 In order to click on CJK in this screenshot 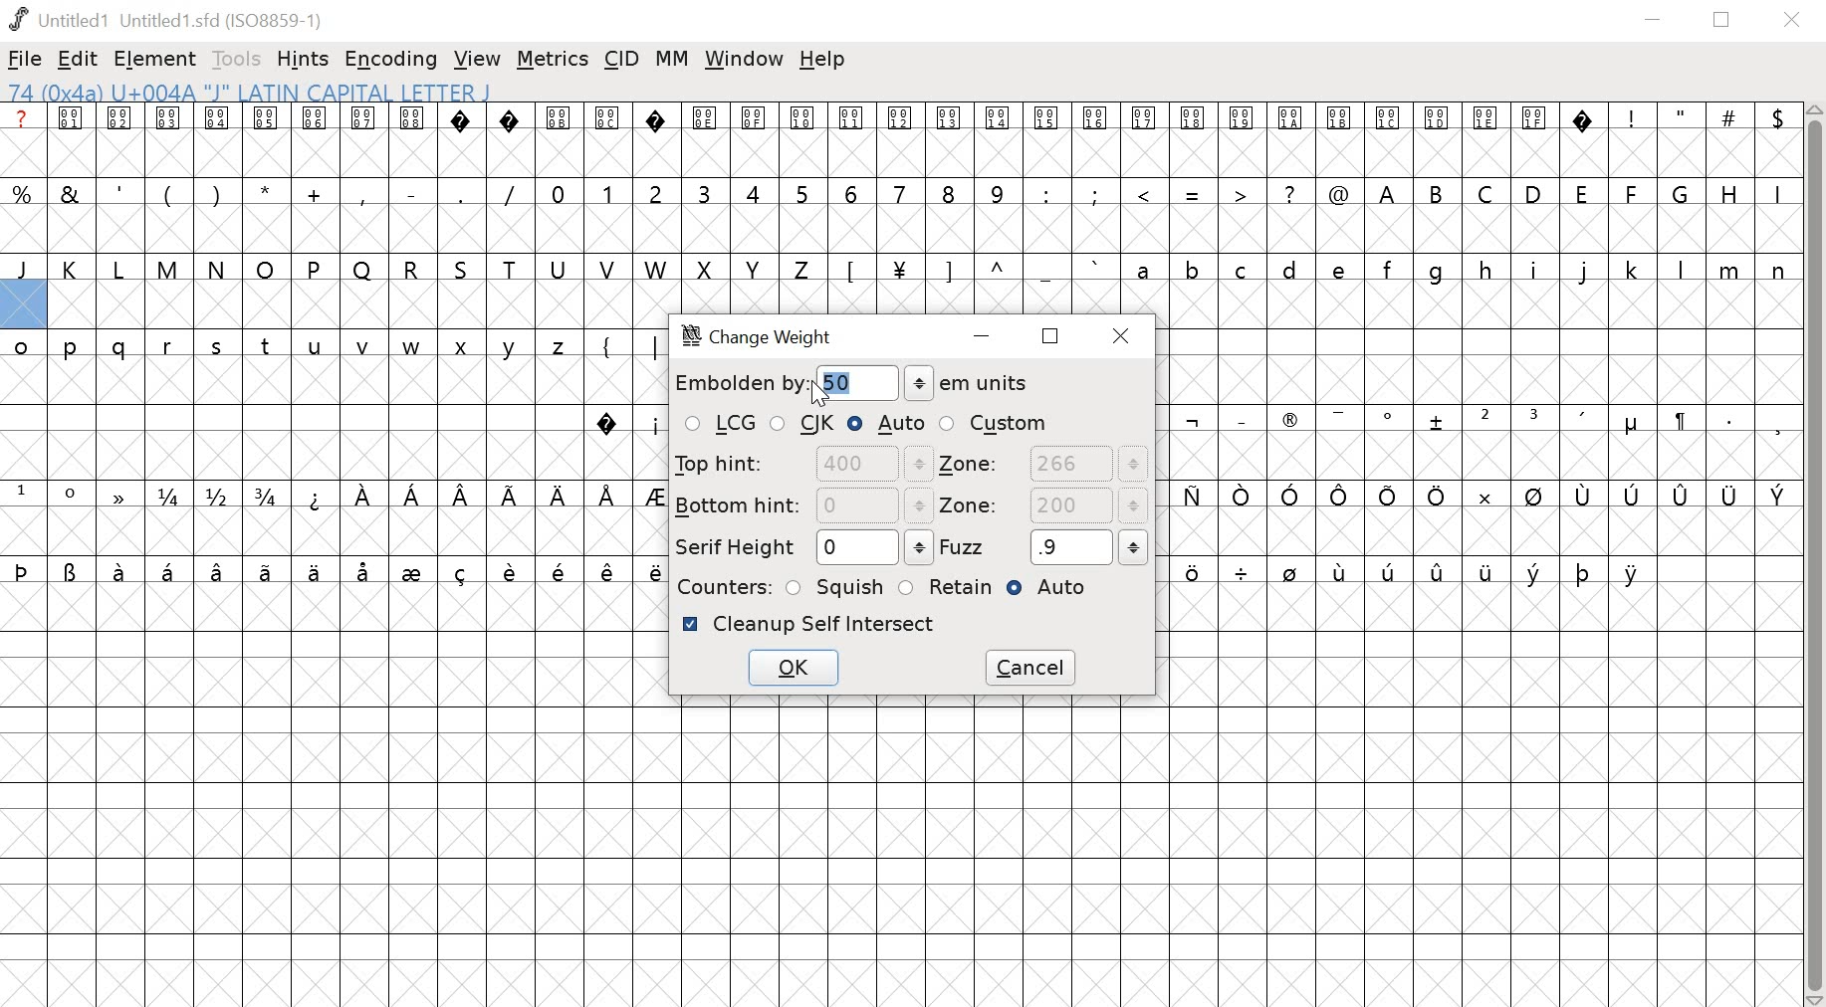, I will do `click(804, 425)`.